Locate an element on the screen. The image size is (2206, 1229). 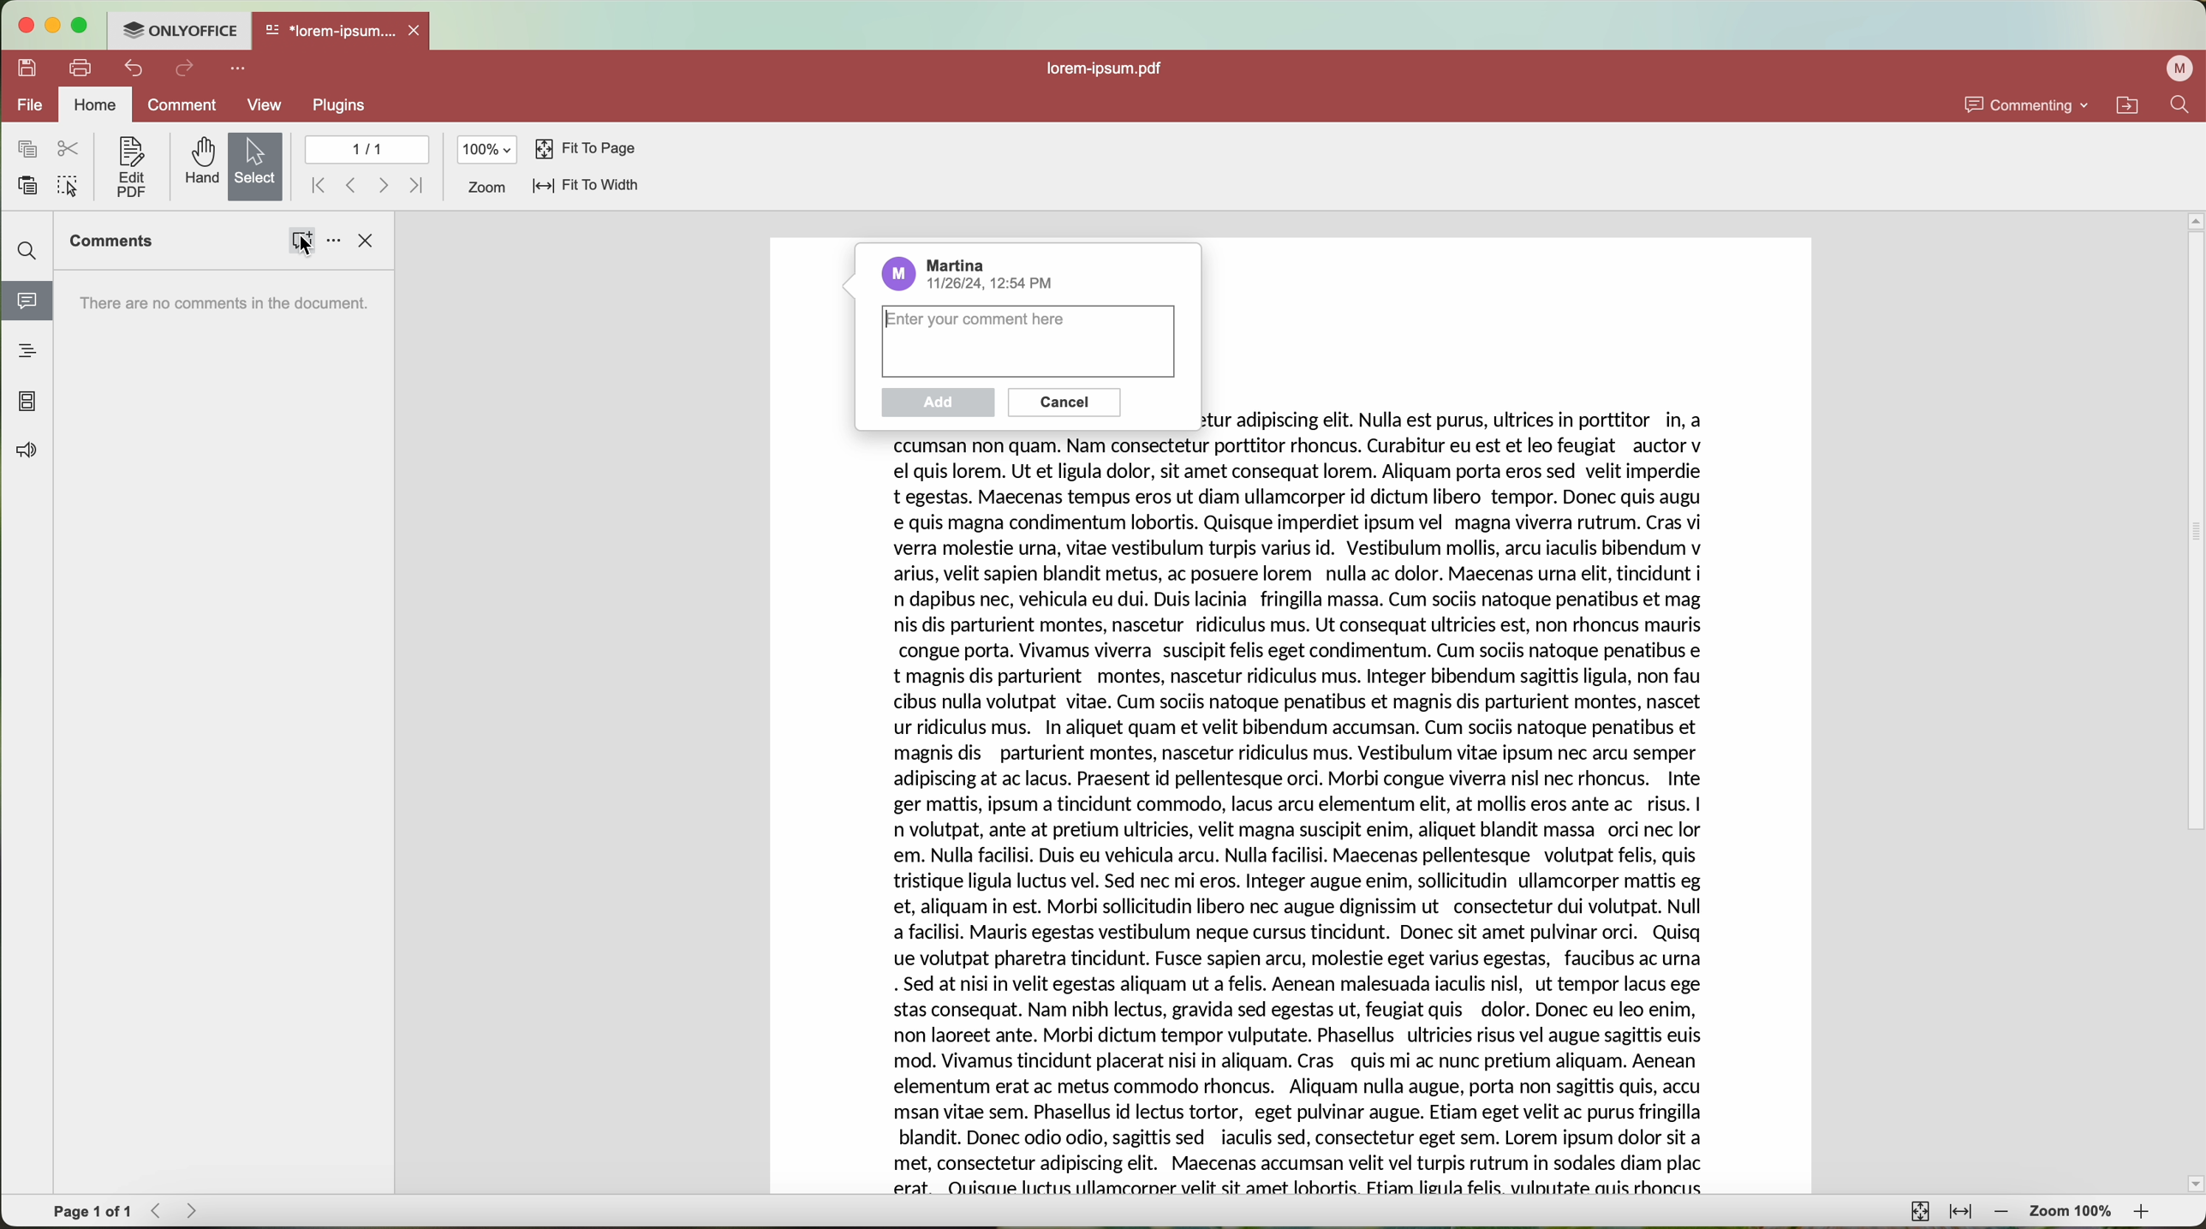
type the comment here is located at coordinates (1027, 343).